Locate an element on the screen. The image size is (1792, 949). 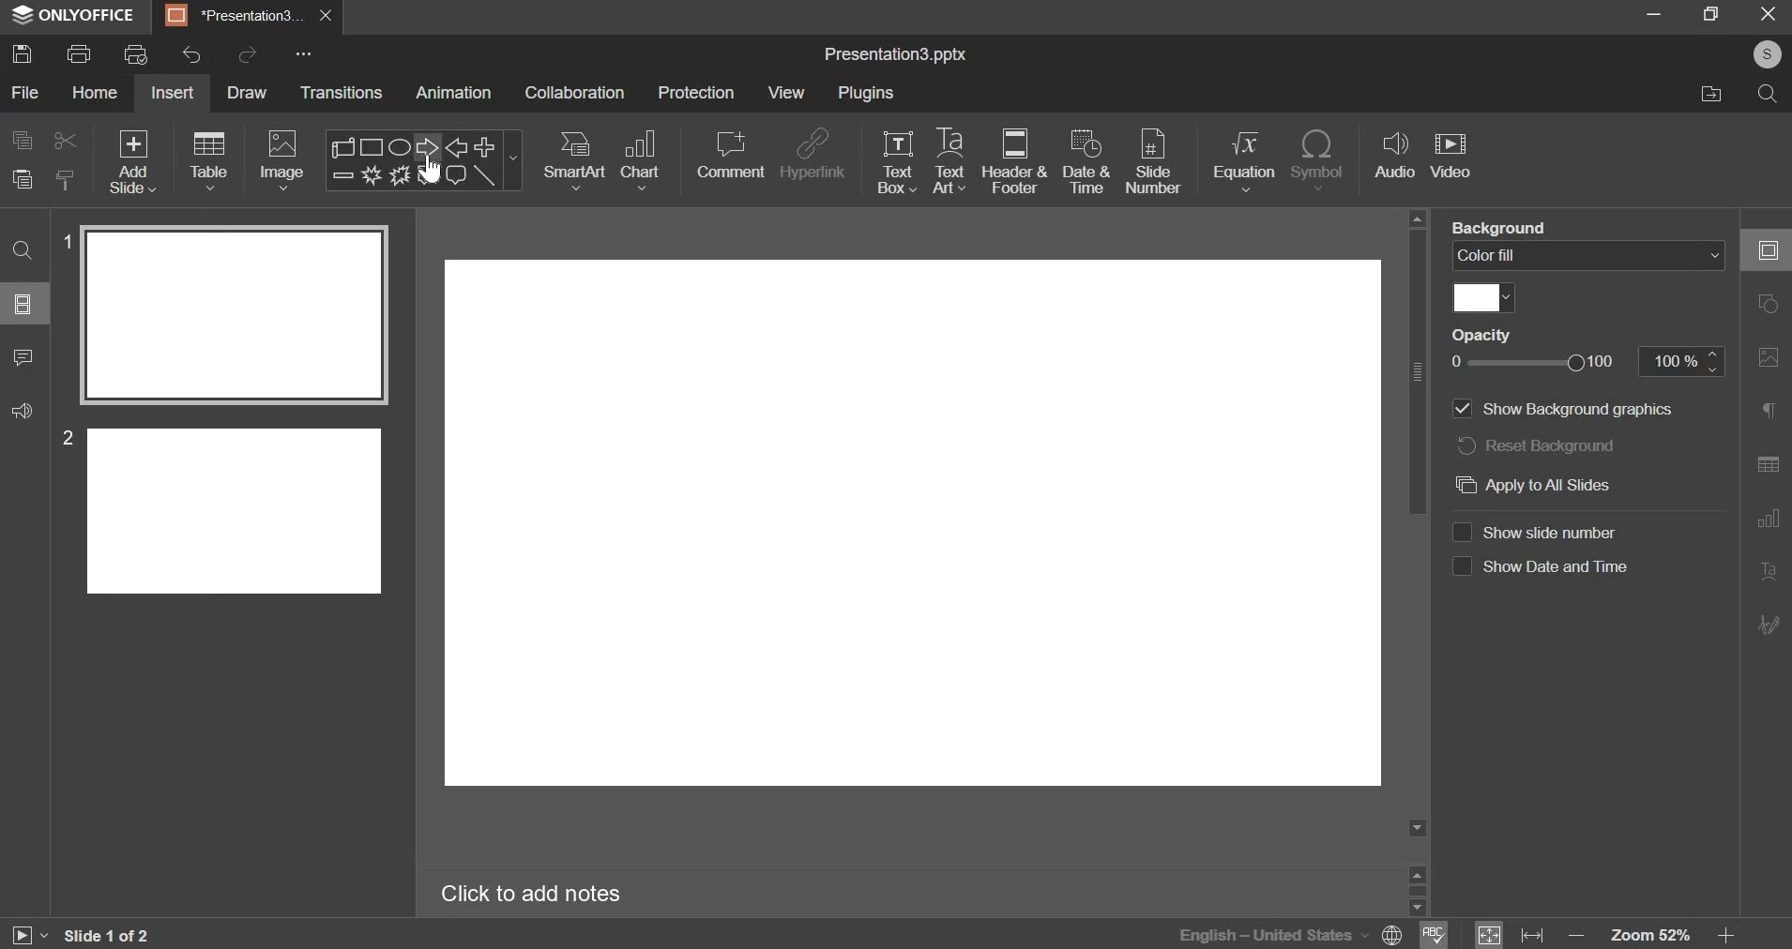
save is located at coordinates (23, 53).